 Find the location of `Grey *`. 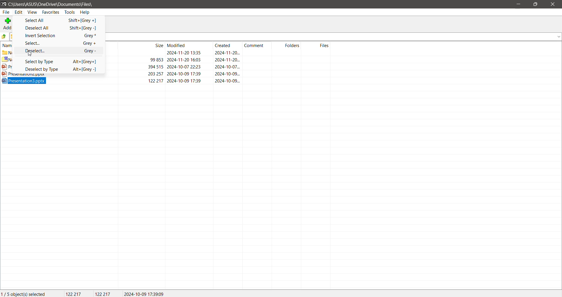

Grey * is located at coordinates (87, 35).